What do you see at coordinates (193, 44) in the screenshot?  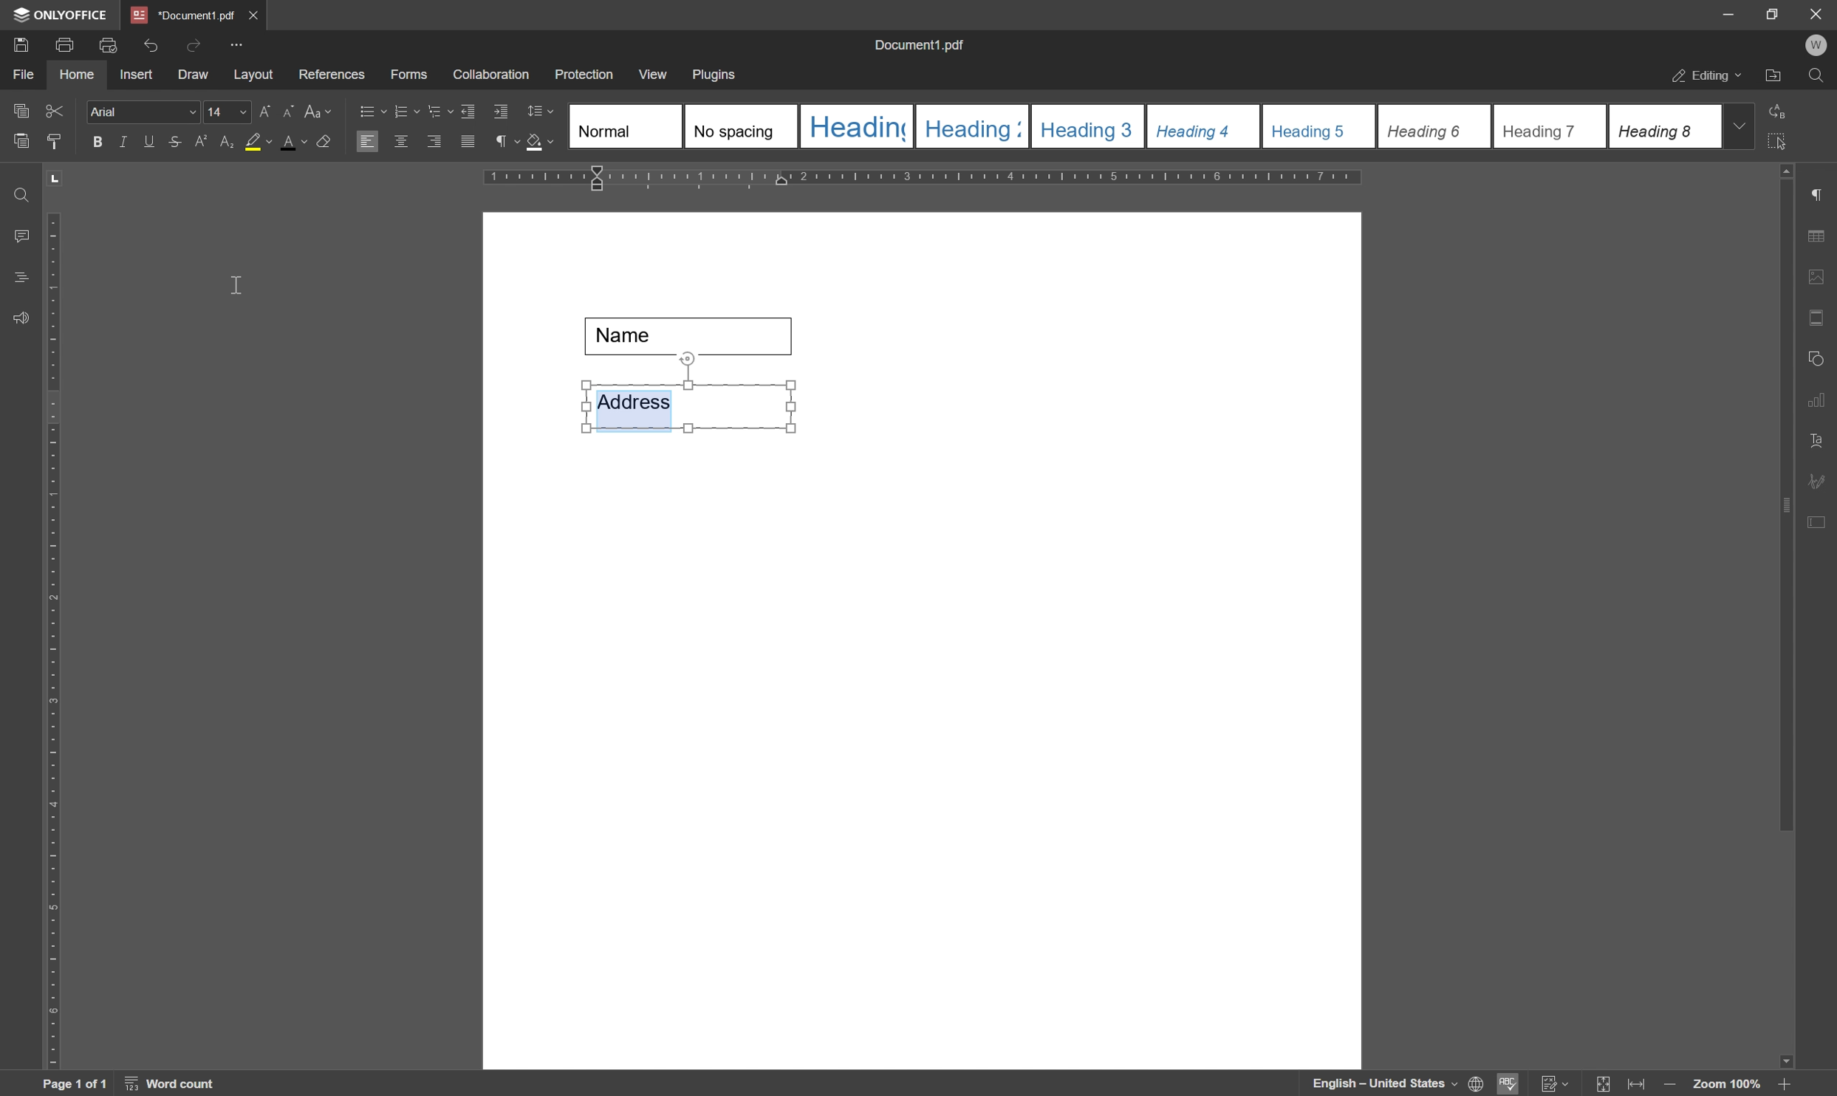 I see `redo` at bounding box center [193, 44].